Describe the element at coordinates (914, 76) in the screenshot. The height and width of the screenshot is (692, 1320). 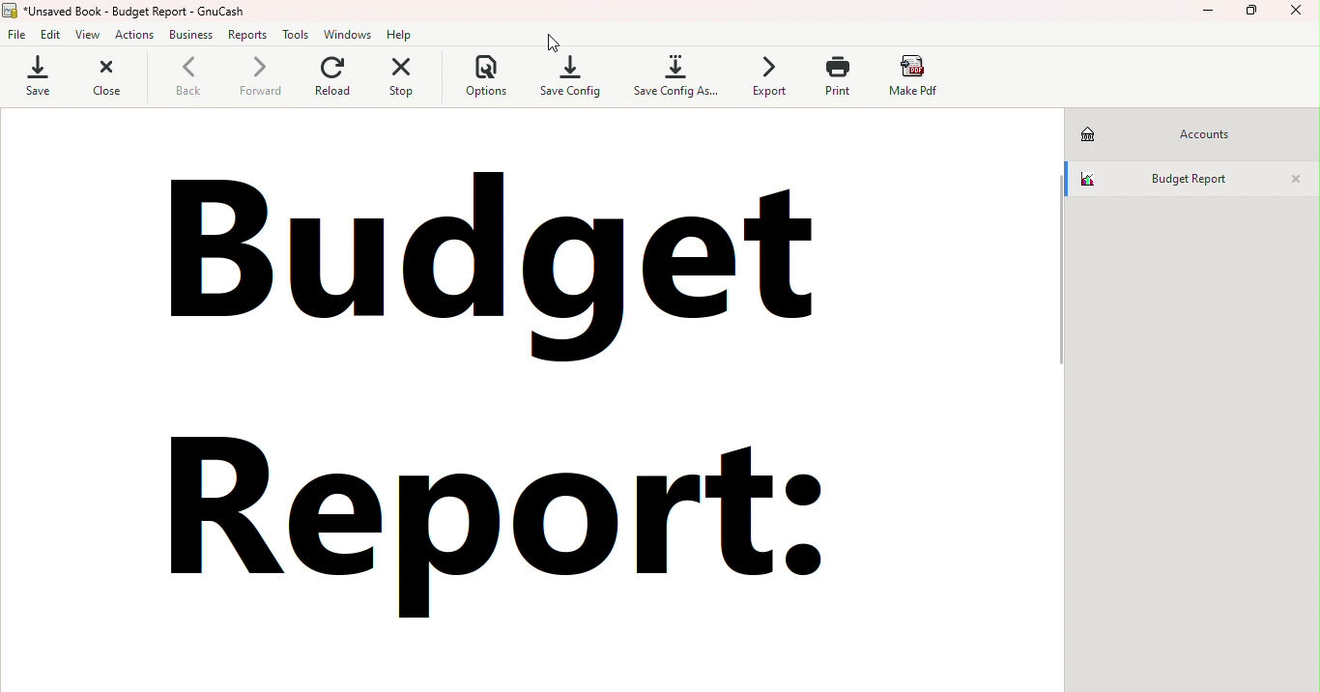
I see `Make pdf` at that location.